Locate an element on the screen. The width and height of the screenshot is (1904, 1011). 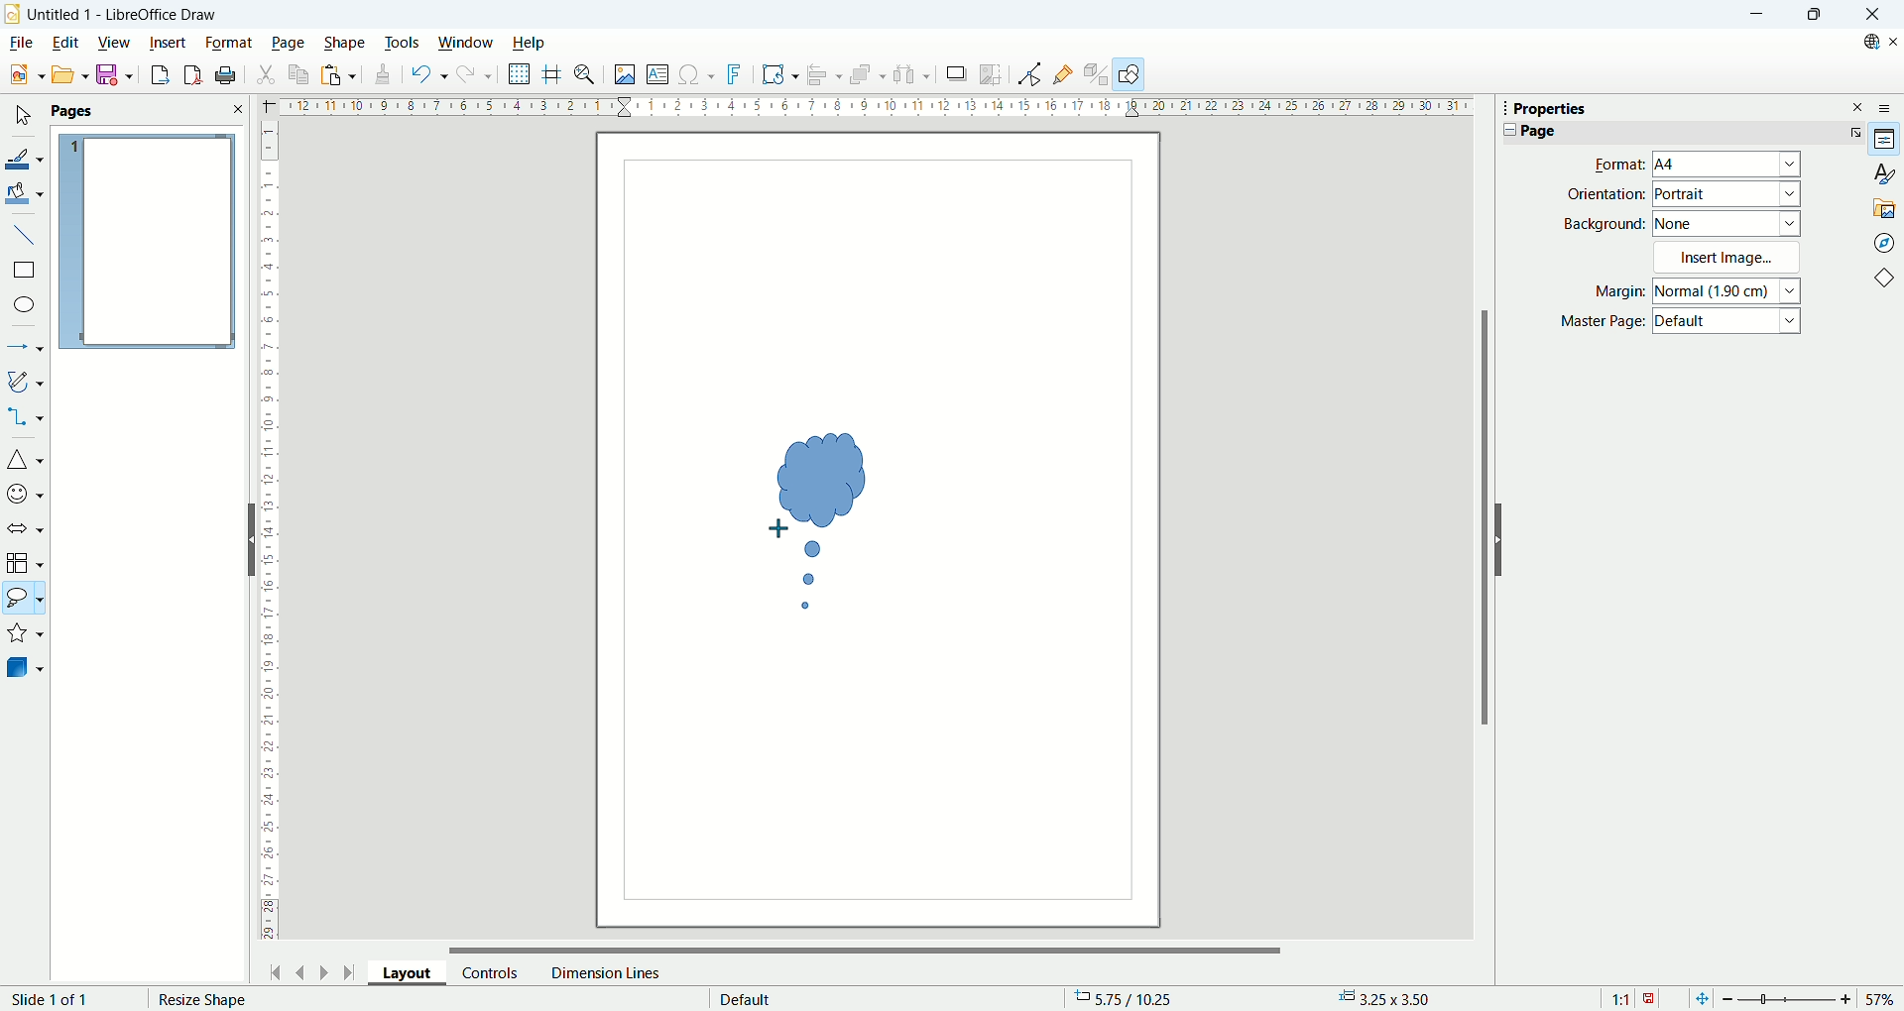
page is located at coordinates (289, 44).